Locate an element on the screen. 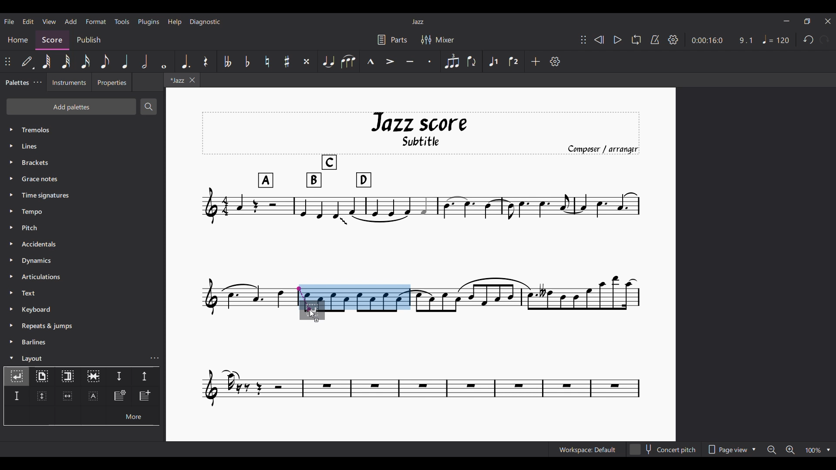 The height and width of the screenshot is (470, 836). Add palettes is located at coordinates (71, 107).